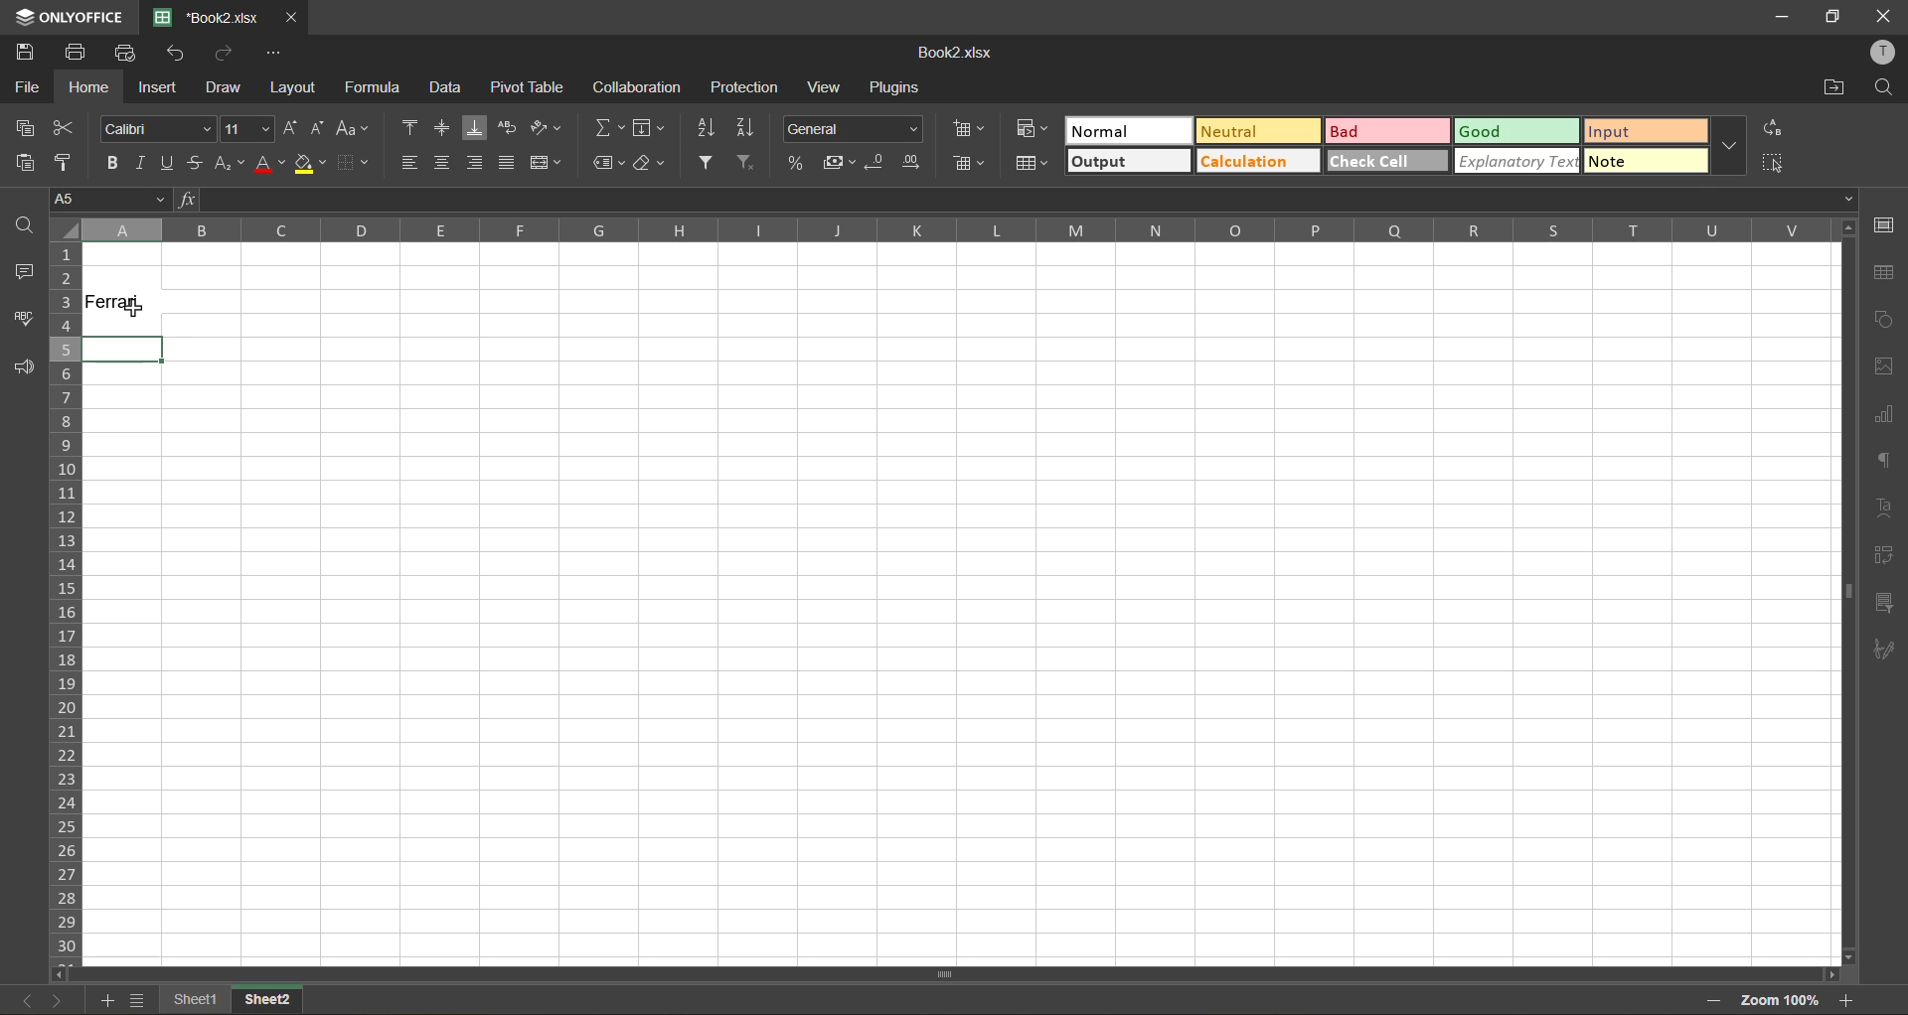 The height and width of the screenshot is (1015, 1908). I want to click on insert cells, so click(967, 132).